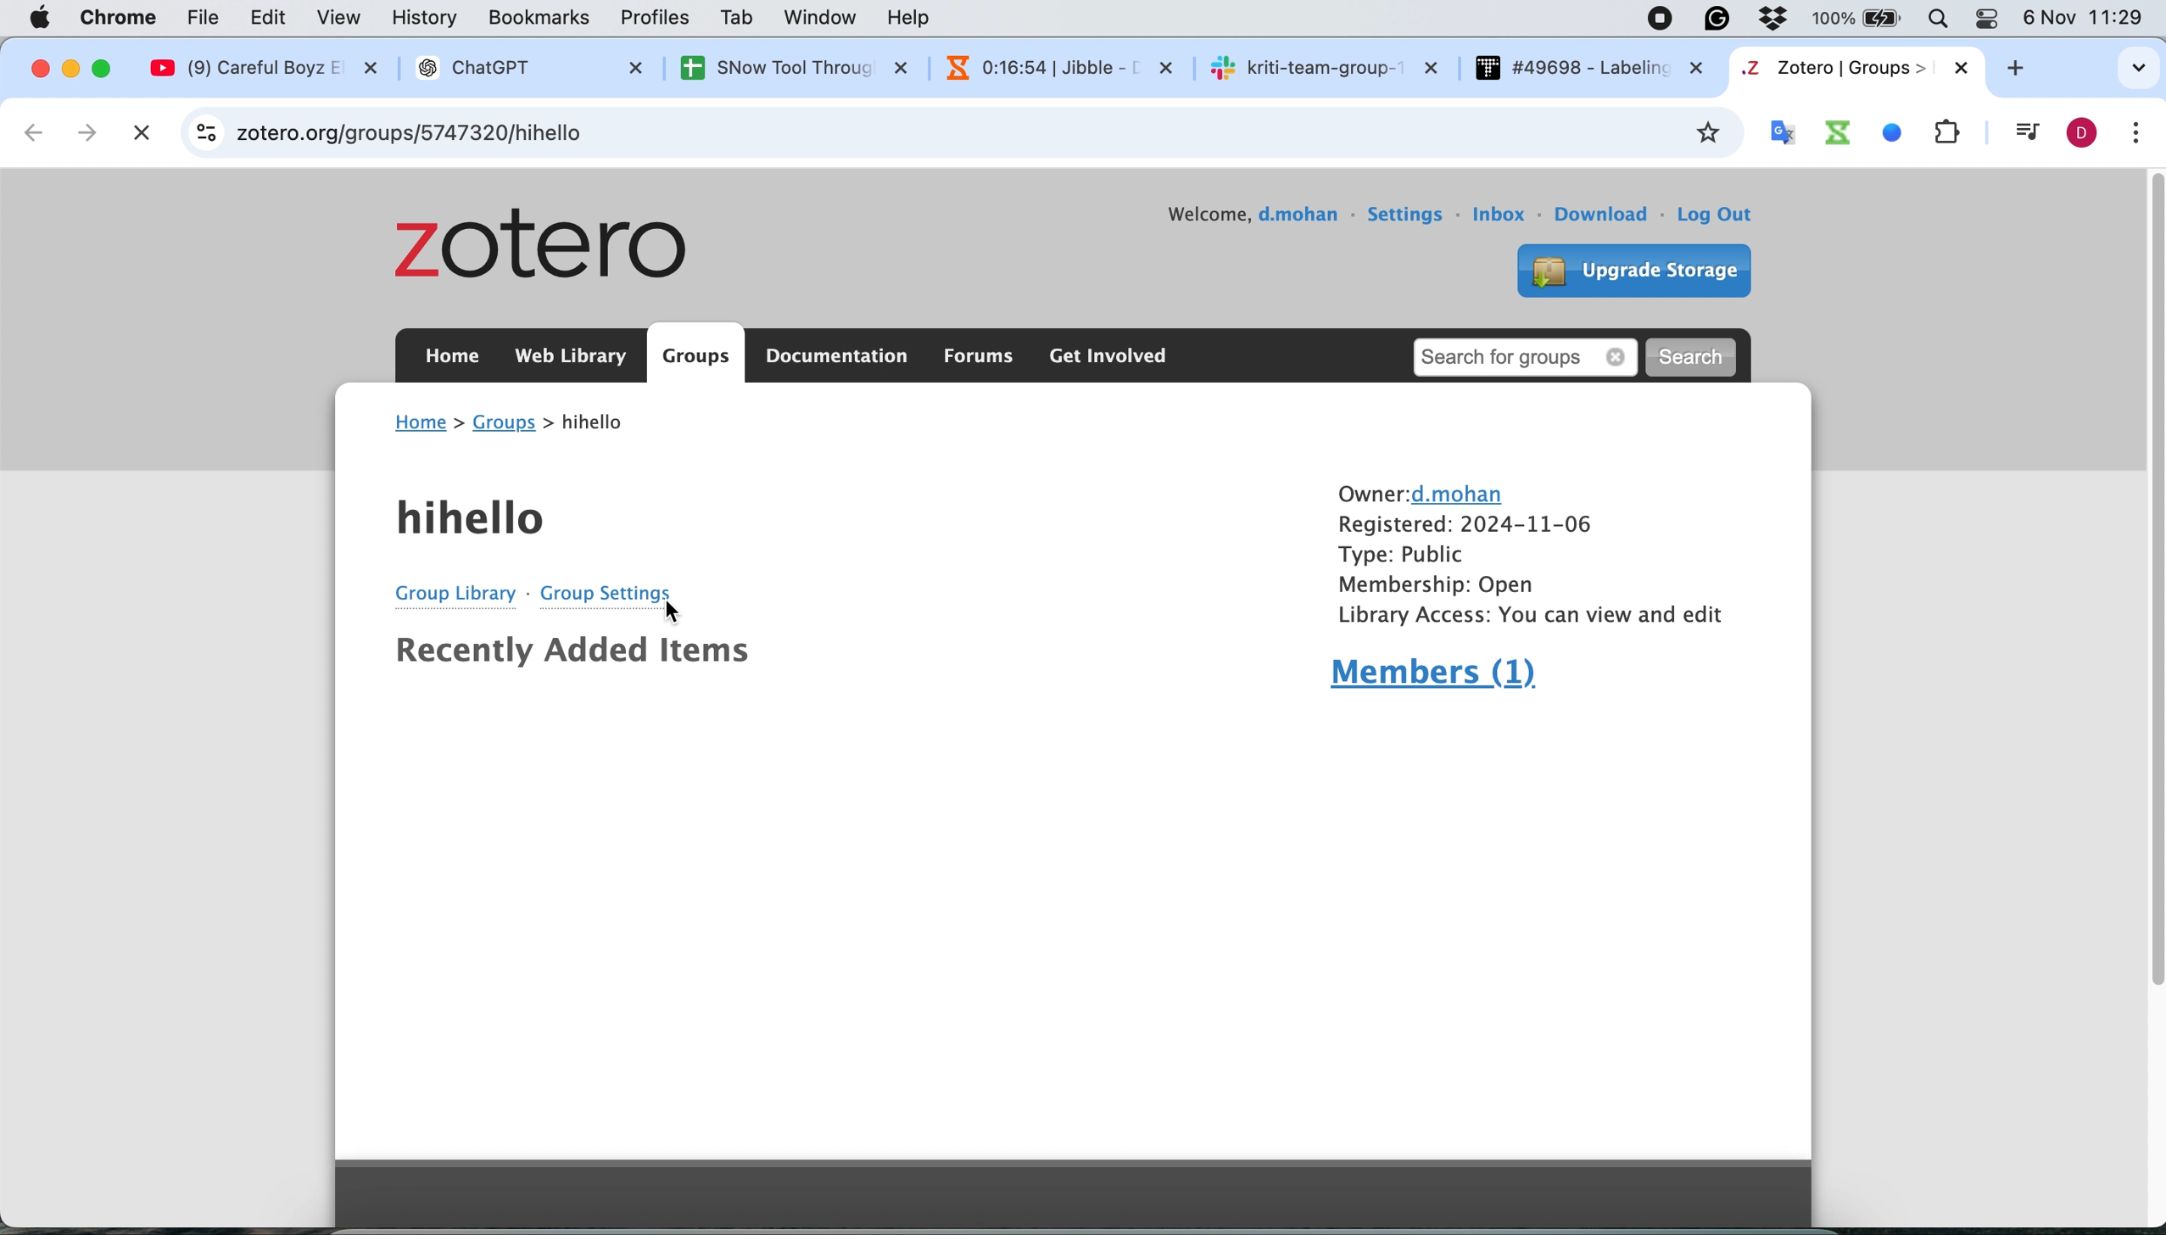 The height and width of the screenshot is (1235, 2166). I want to click on go back, so click(31, 131).